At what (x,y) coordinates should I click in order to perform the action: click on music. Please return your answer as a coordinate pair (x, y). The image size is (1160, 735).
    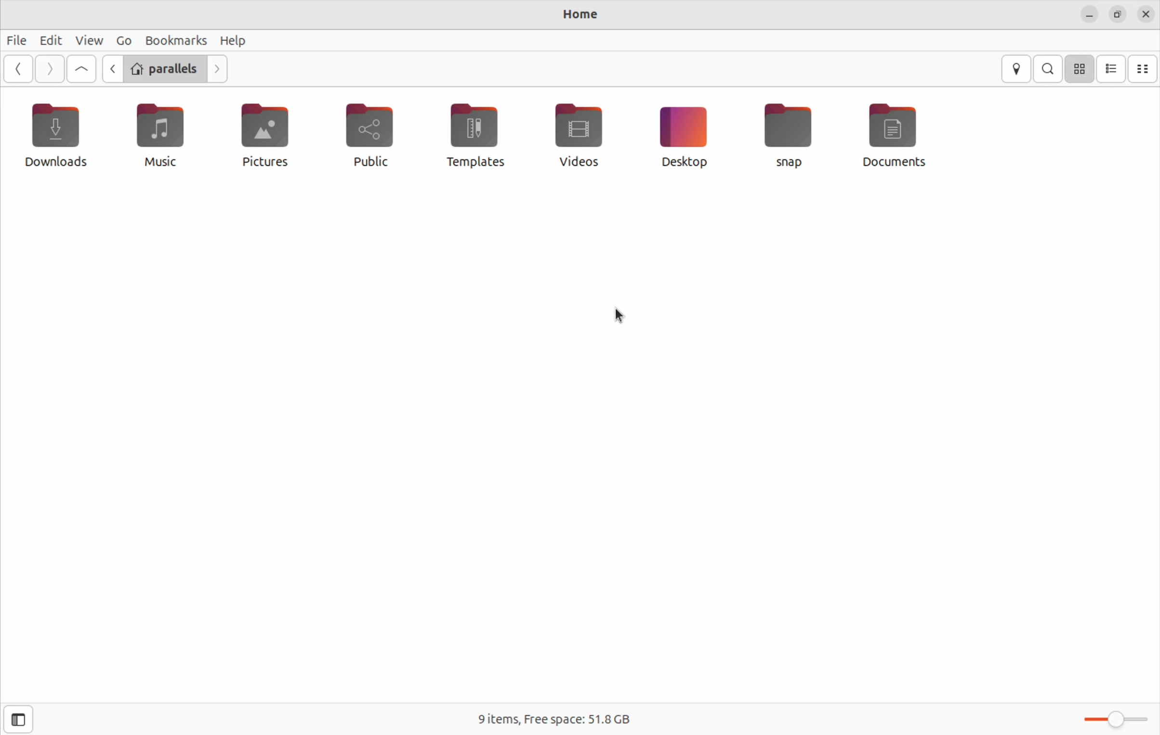
    Looking at the image, I should click on (164, 133).